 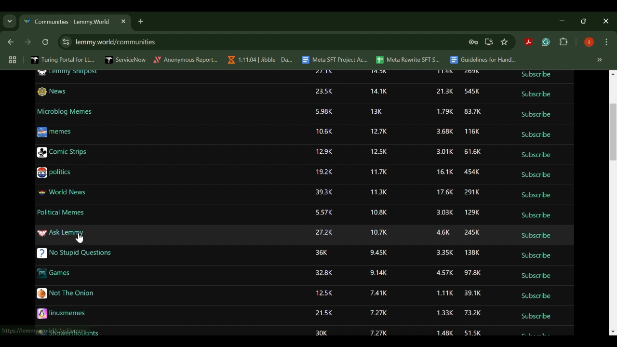 I want to click on Meta SFT Project Ac..., so click(x=334, y=60).